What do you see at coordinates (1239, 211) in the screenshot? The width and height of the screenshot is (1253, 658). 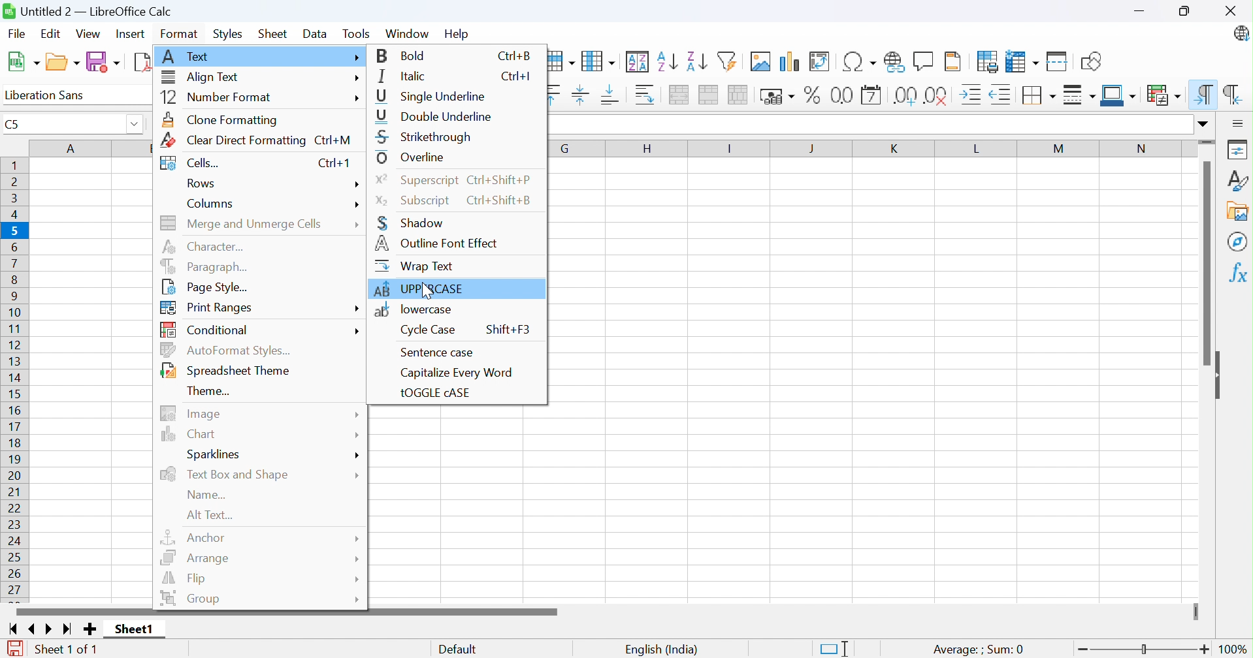 I see `Gallery` at bounding box center [1239, 211].